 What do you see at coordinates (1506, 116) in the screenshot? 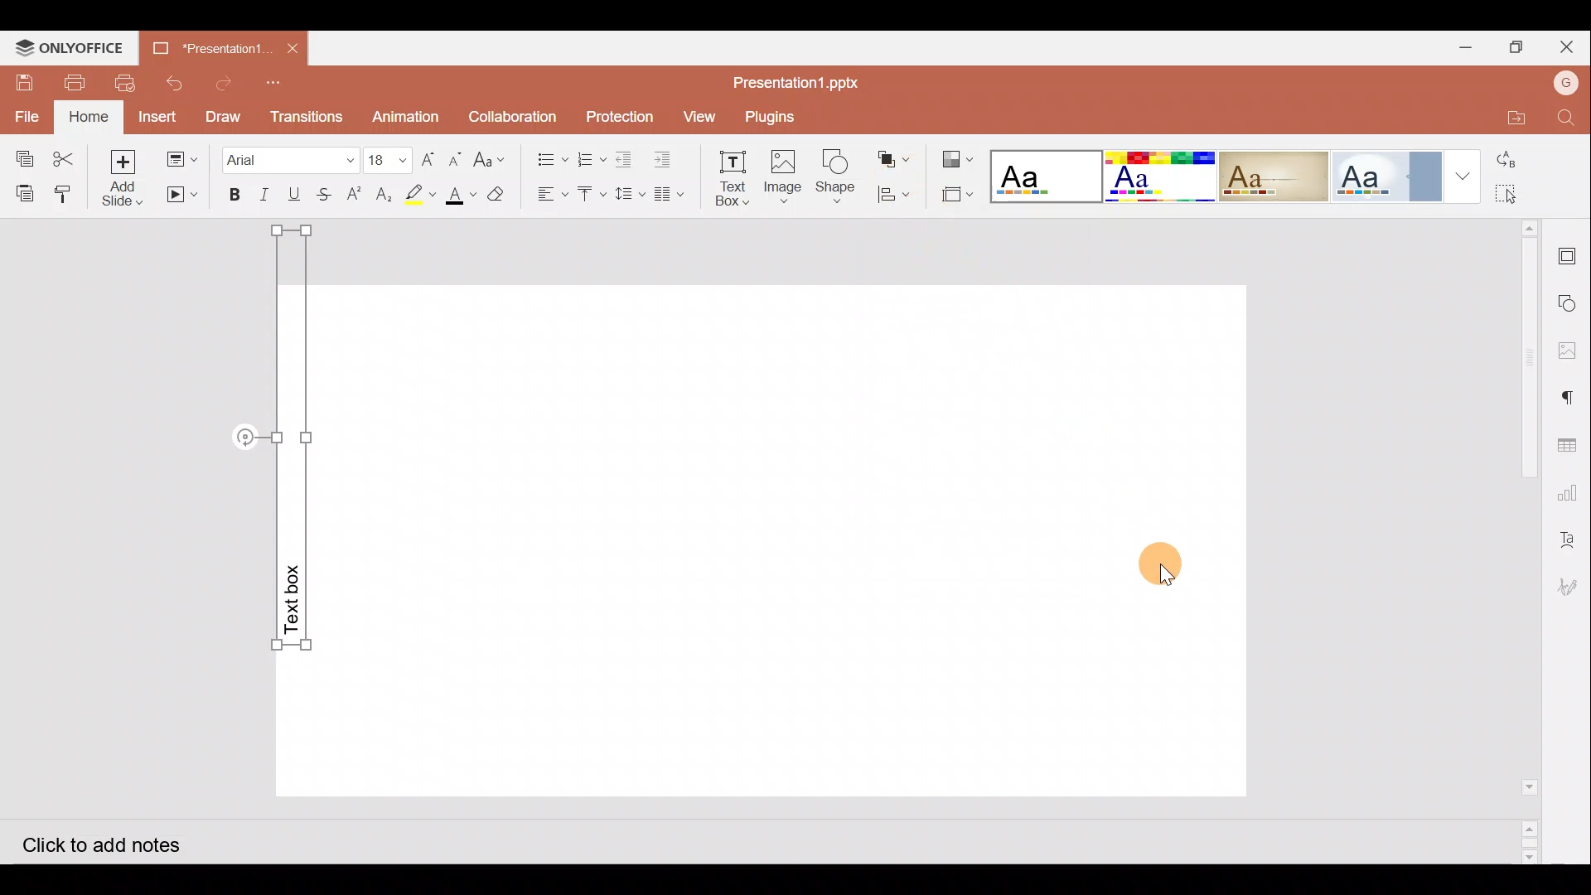
I see `Open file location` at bounding box center [1506, 116].